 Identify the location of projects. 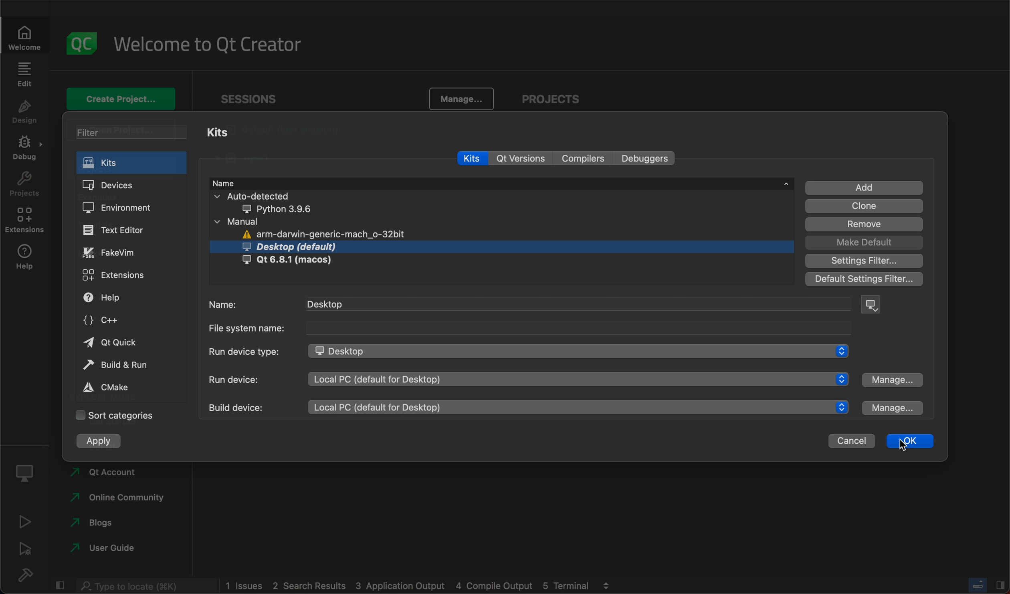
(556, 95).